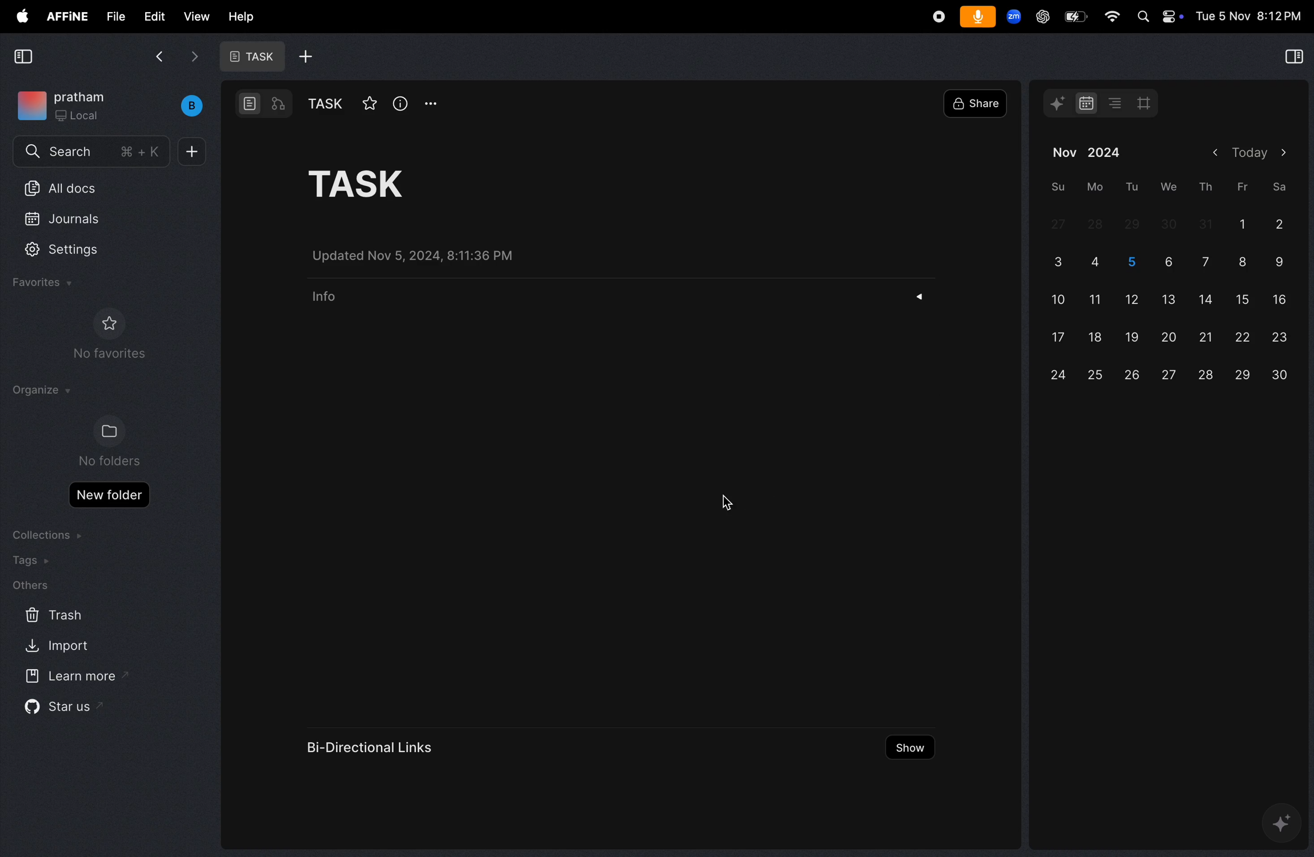 The image size is (1314, 857). I want to click on add, so click(306, 56).